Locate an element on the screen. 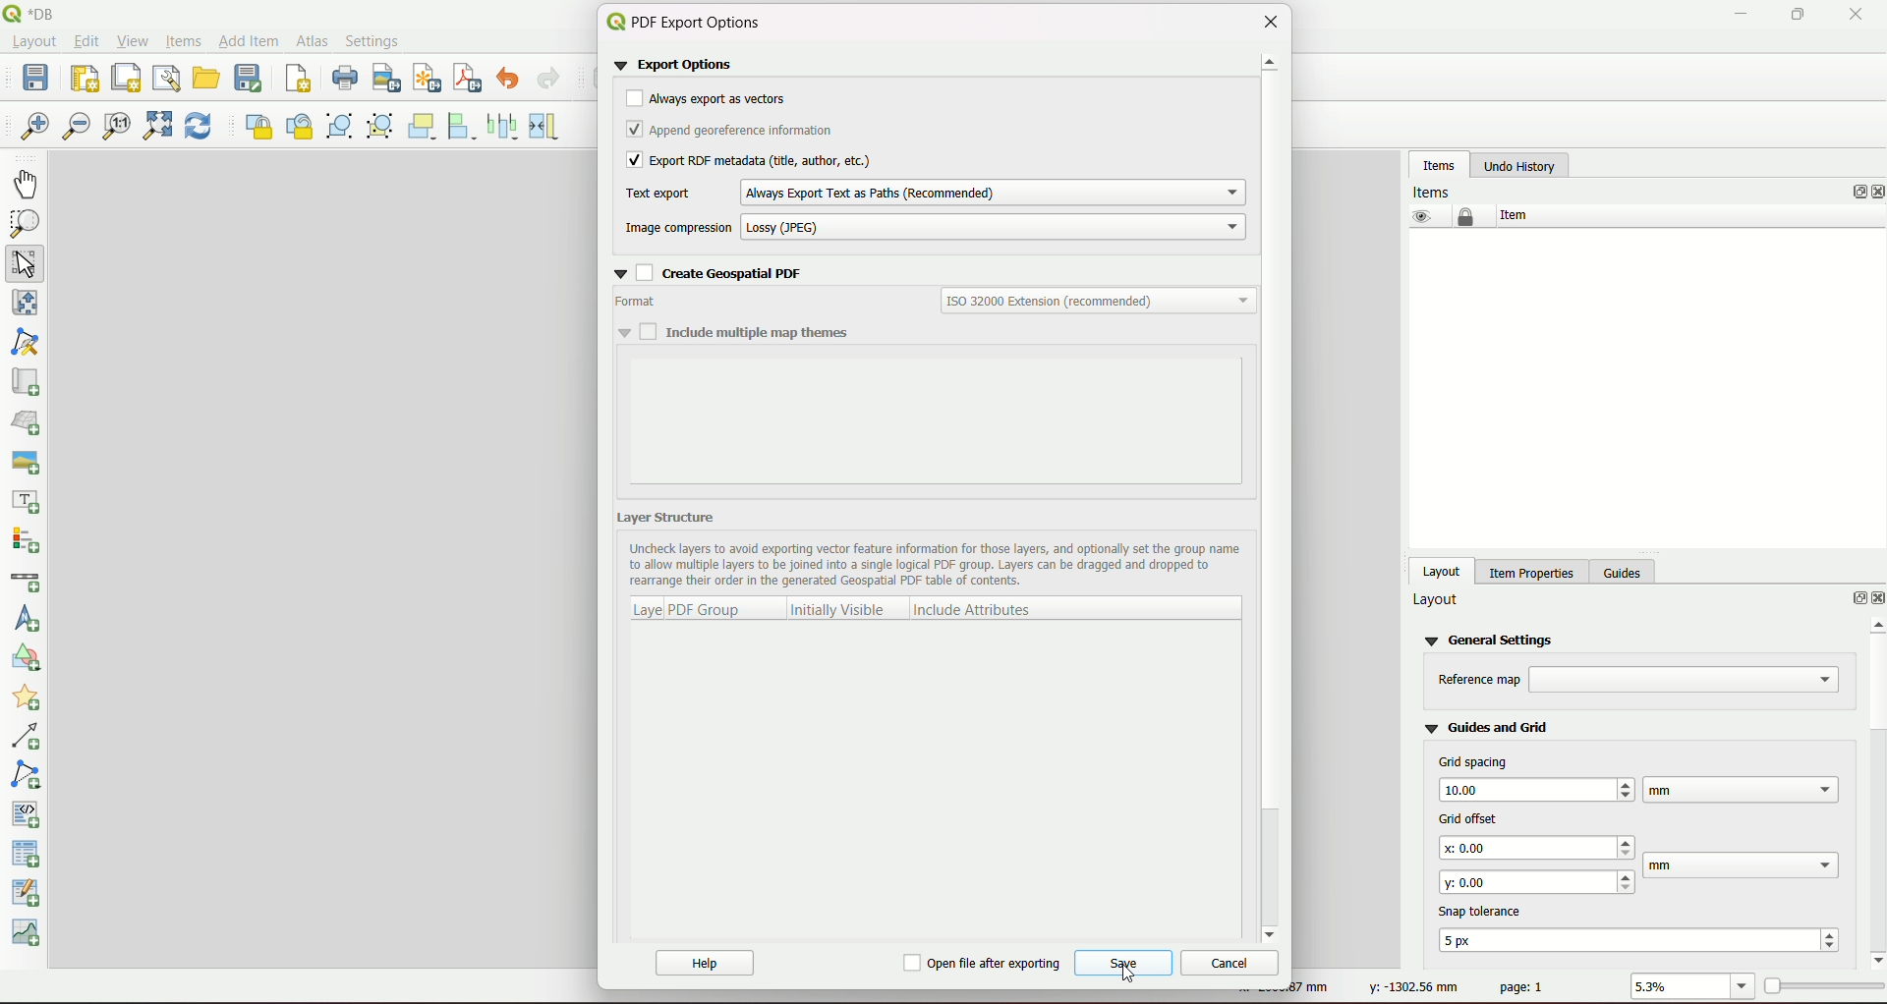  Settings is located at coordinates (375, 40).